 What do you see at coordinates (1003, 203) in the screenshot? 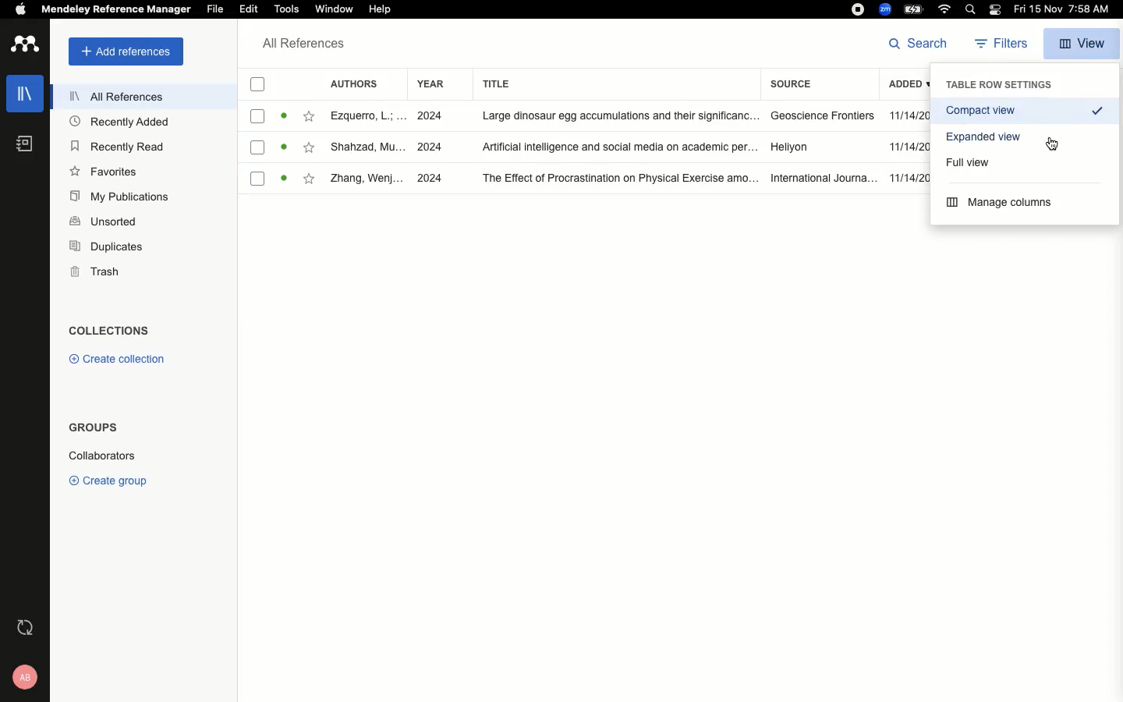
I see `Manage columns` at bounding box center [1003, 203].